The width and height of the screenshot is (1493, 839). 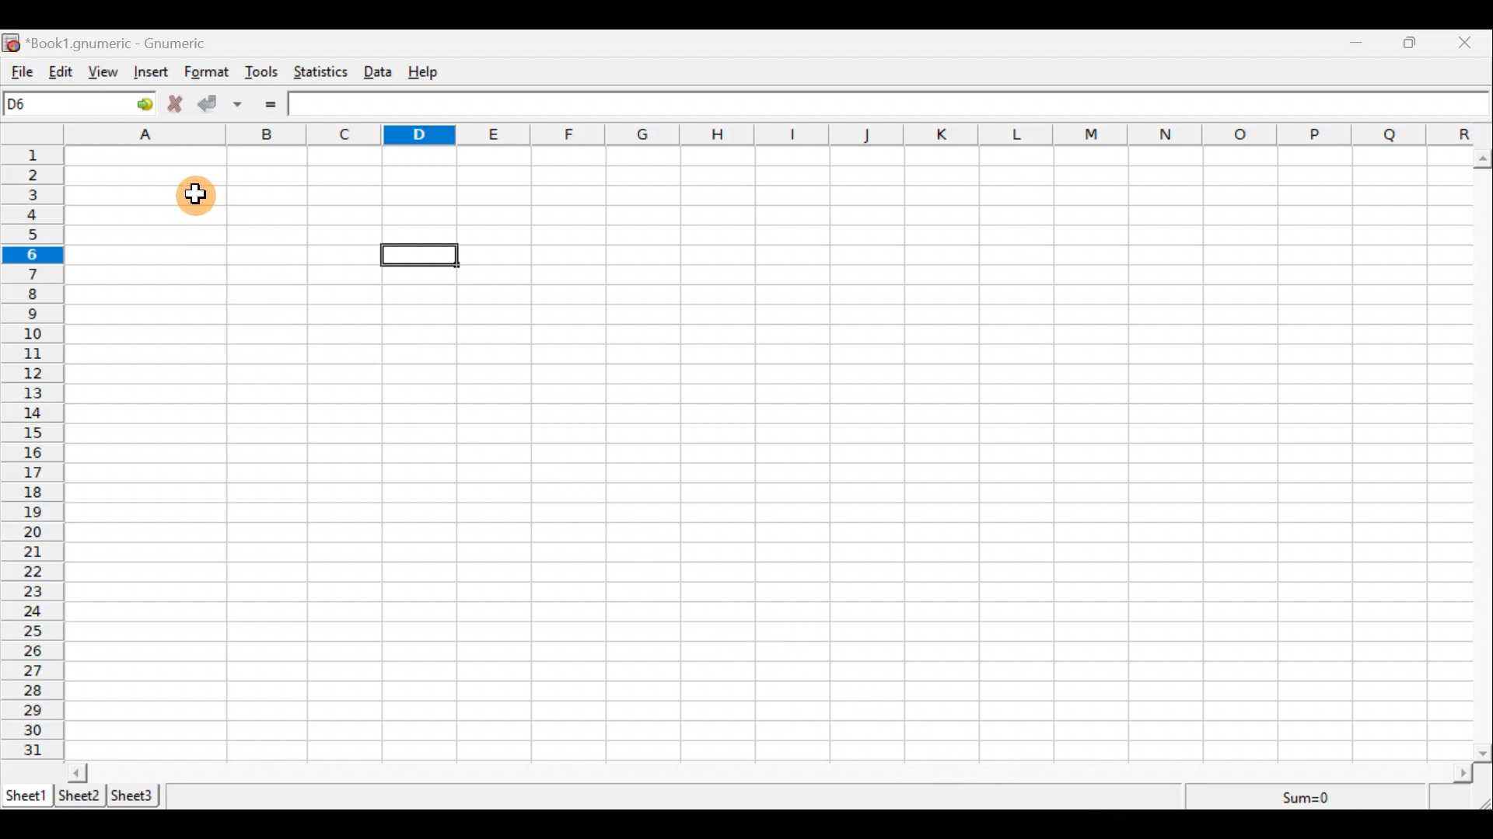 I want to click on scroll left, so click(x=77, y=772).